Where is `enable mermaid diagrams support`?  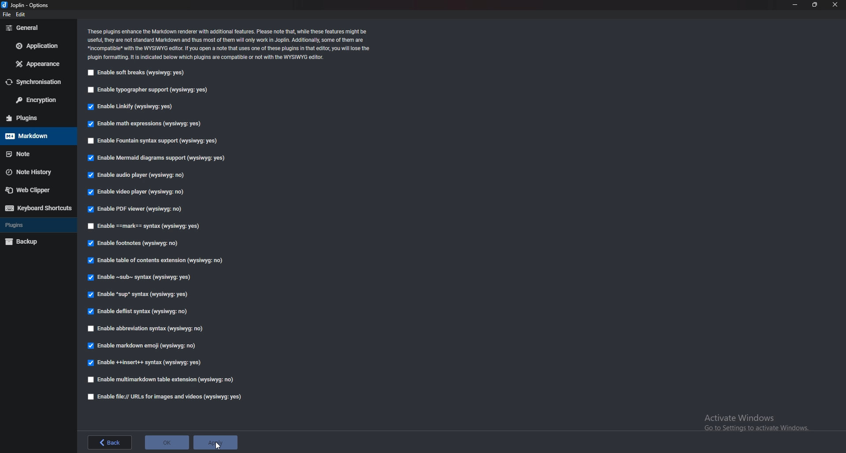
enable mermaid diagrams support is located at coordinates (158, 159).